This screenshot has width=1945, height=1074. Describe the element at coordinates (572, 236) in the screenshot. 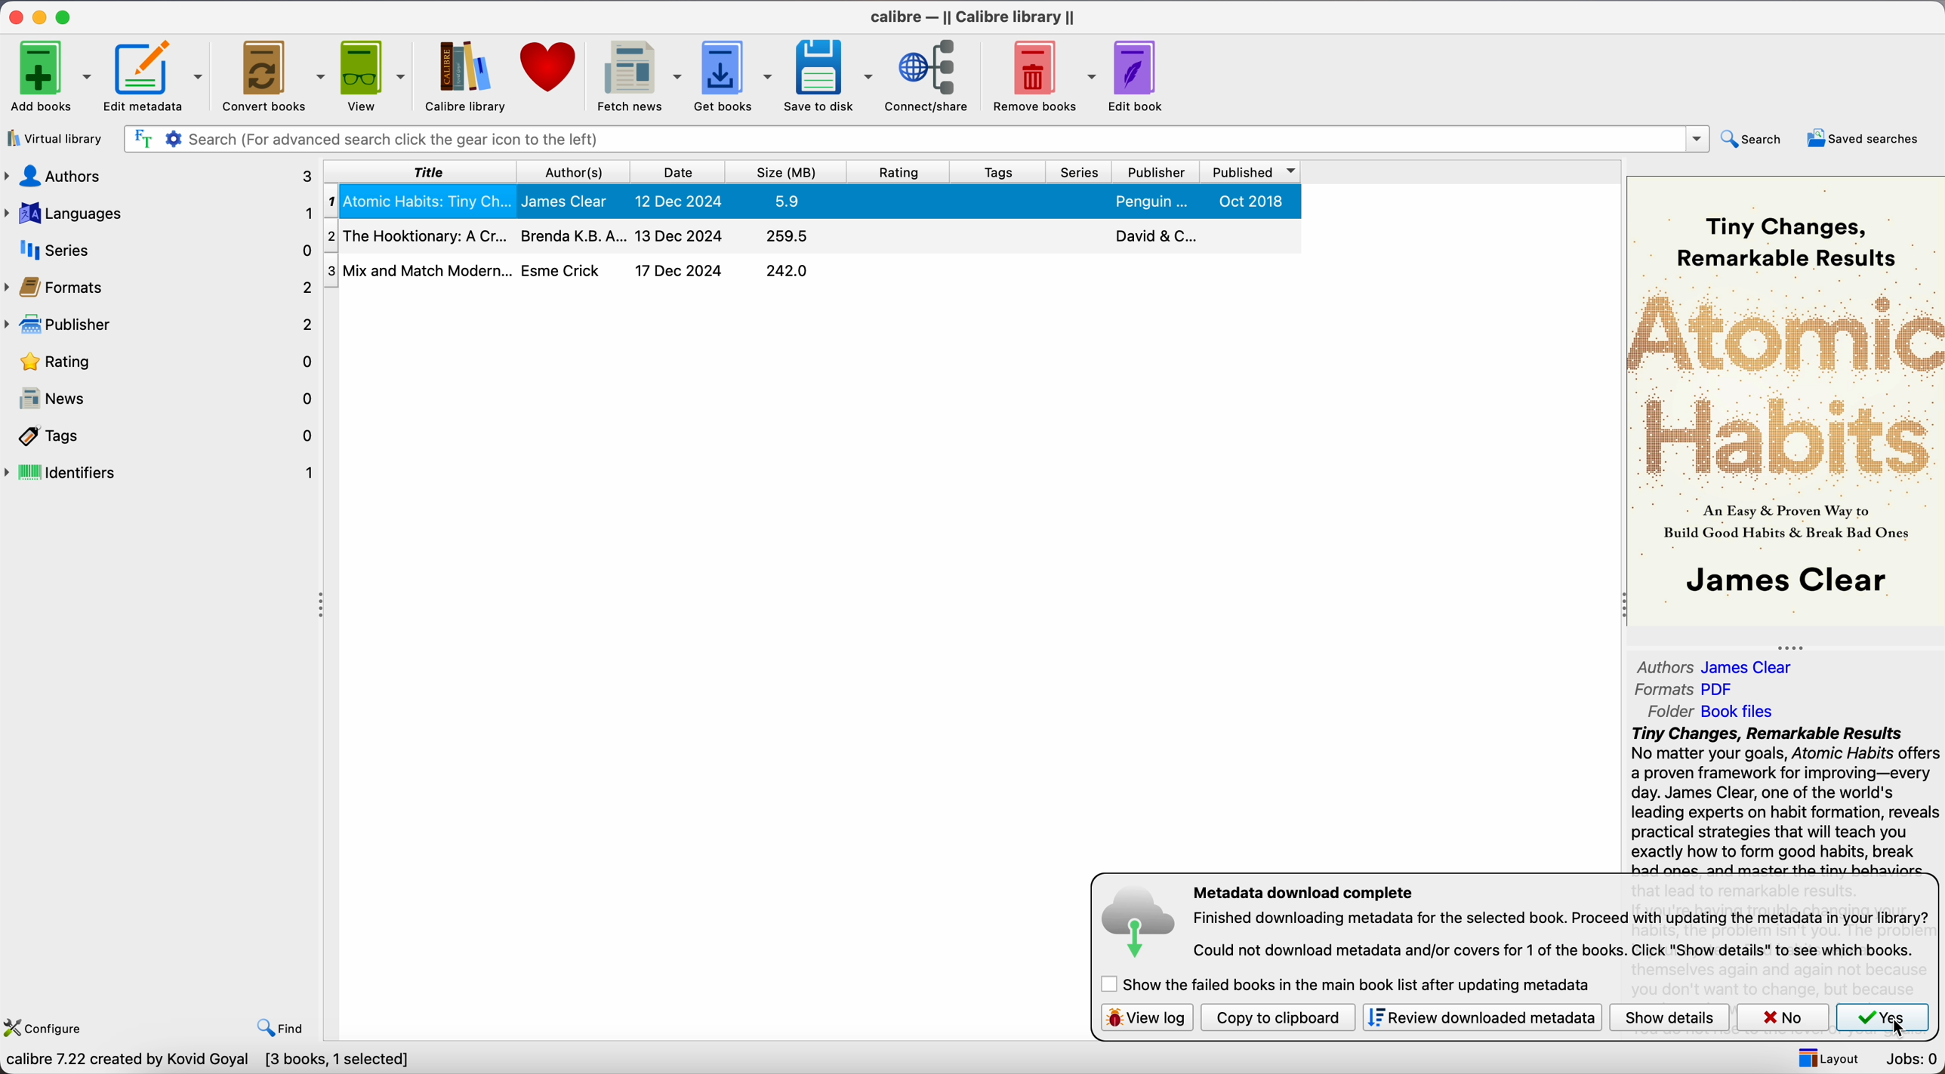

I see `Brenda K.B.A...` at that location.